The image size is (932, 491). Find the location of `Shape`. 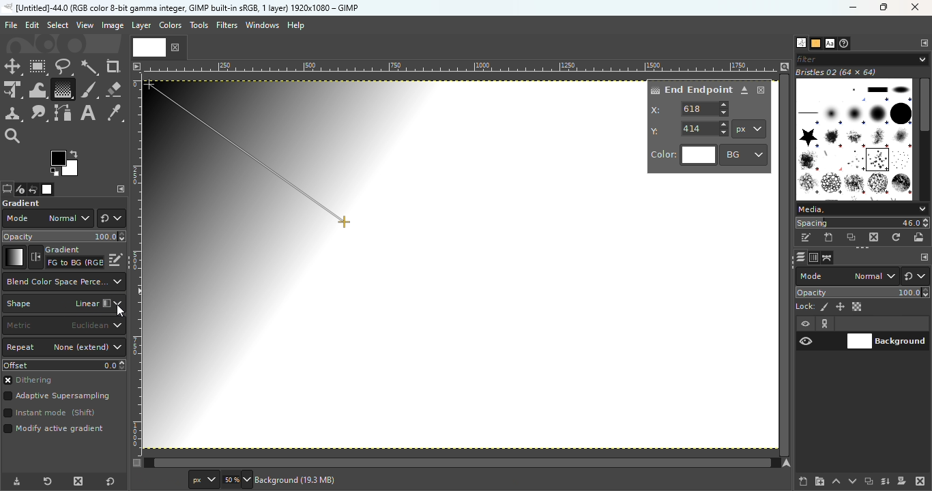

Shape is located at coordinates (62, 304).